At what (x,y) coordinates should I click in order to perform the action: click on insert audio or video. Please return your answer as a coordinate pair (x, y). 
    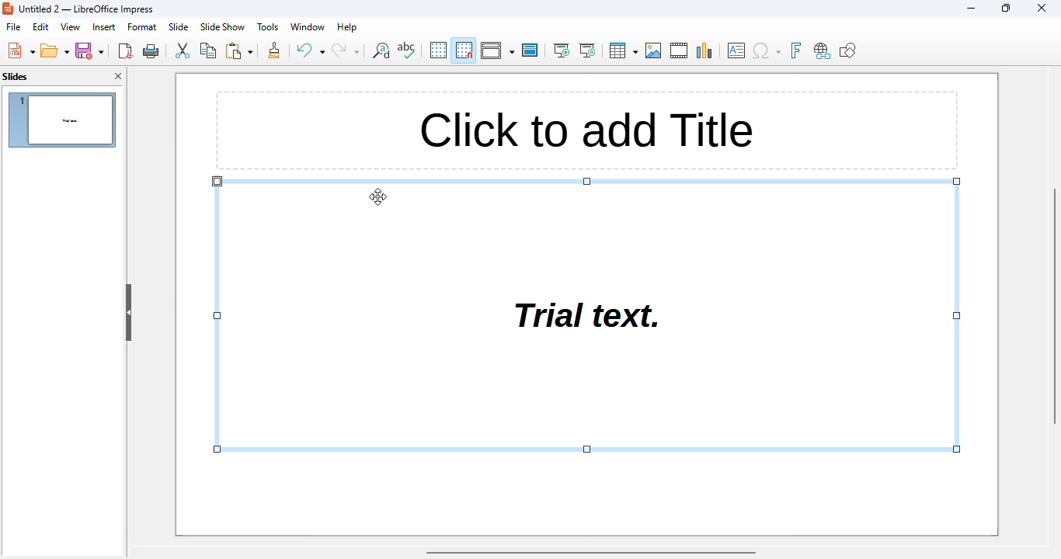
    Looking at the image, I should click on (680, 50).